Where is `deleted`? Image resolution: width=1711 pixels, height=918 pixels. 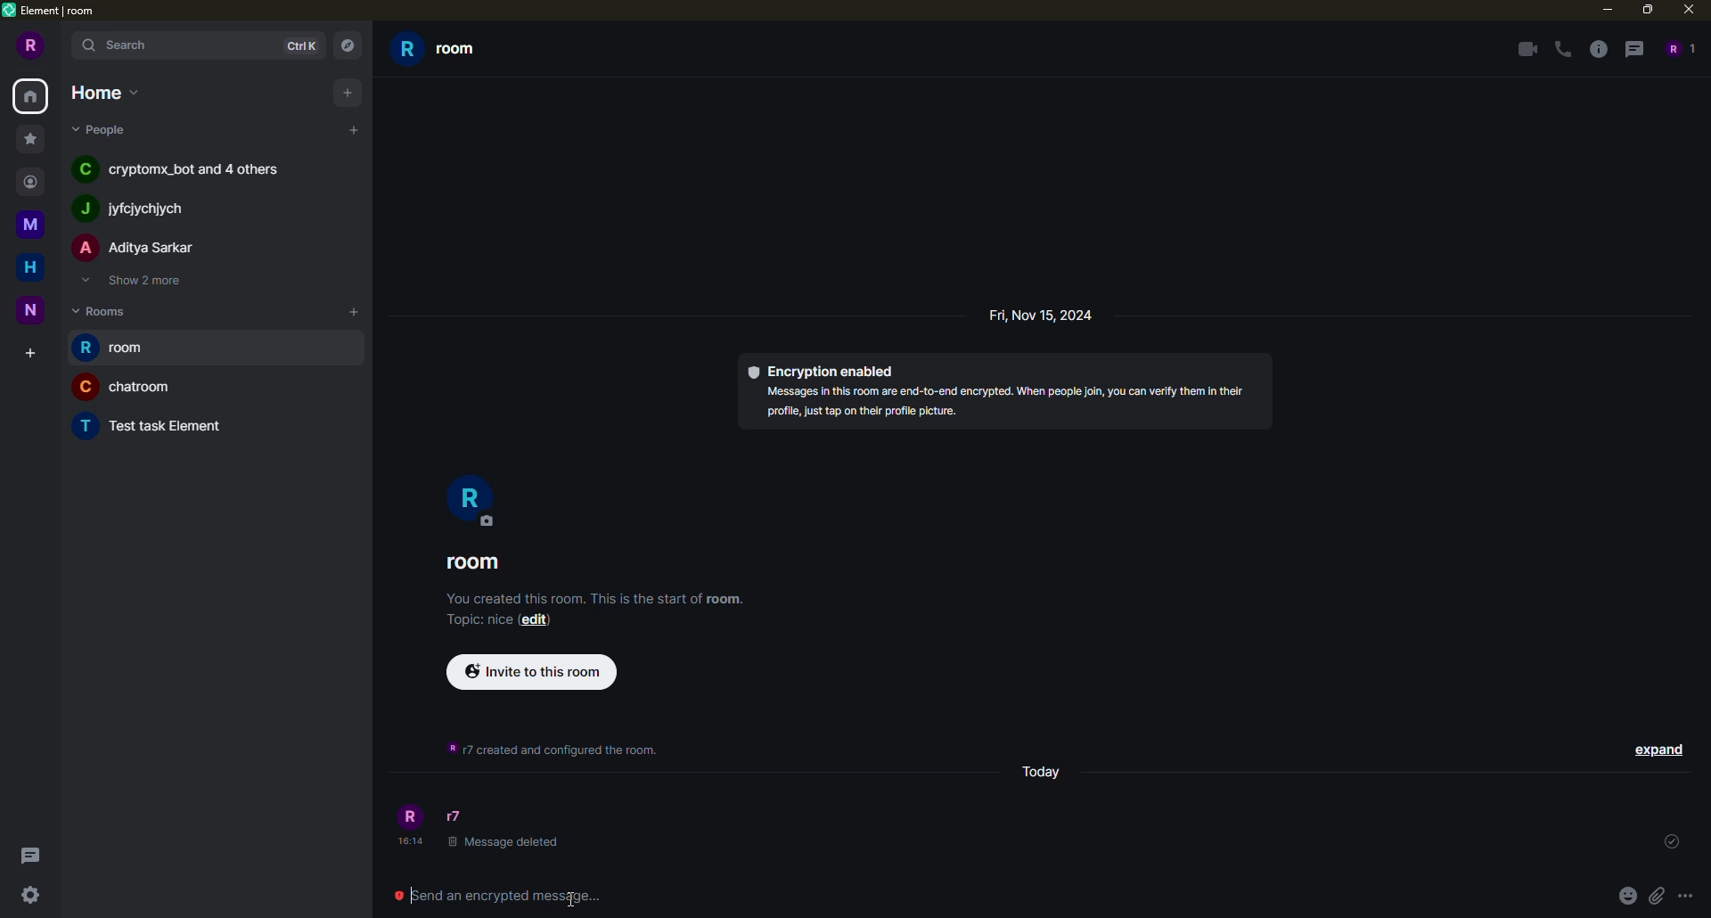
deleted is located at coordinates (503, 841).